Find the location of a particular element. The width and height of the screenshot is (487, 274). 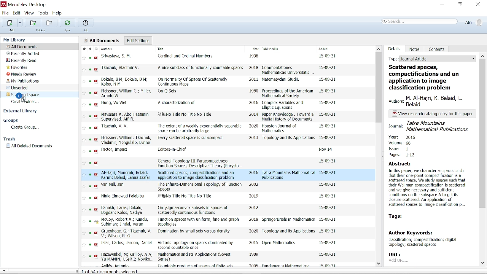

All deleted documents is located at coordinates (30, 146).